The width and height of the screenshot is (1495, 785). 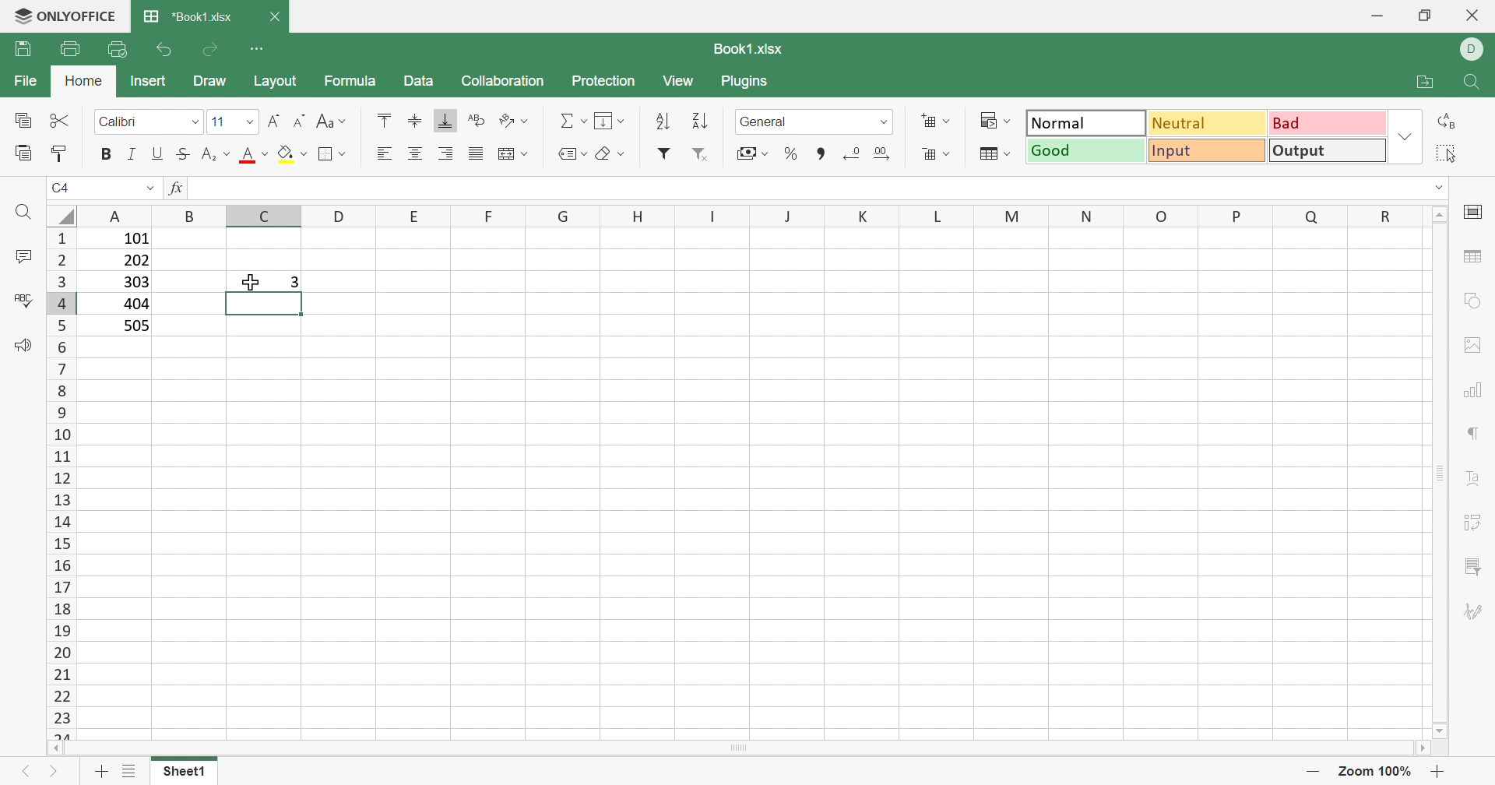 I want to click on Pivot table settings, so click(x=1479, y=526).